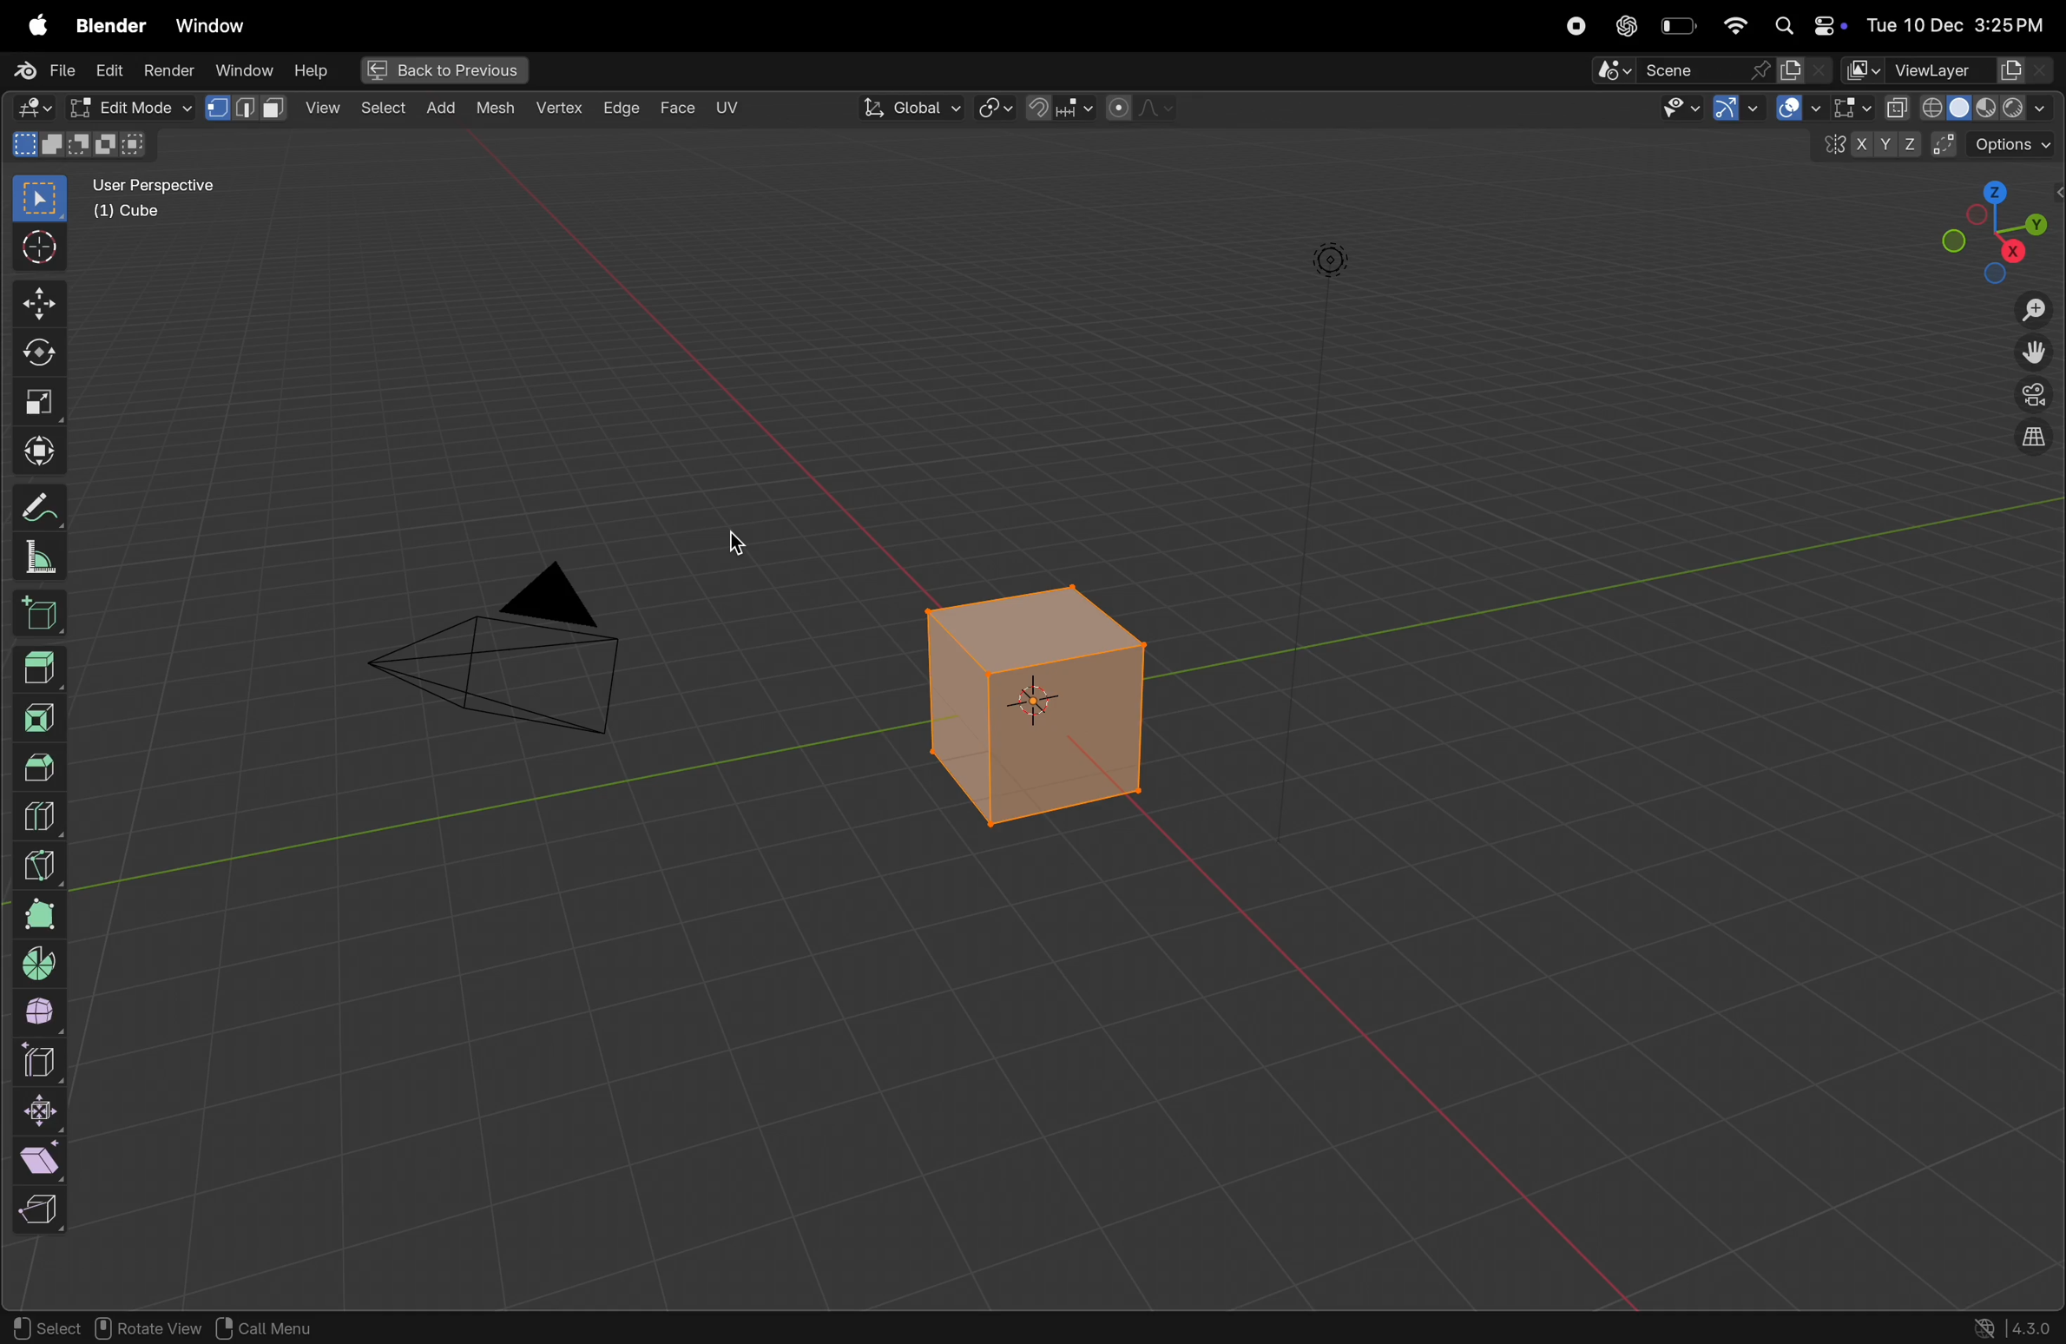 The height and width of the screenshot is (1344, 2066). Describe the element at coordinates (1779, 109) in the screenshot. I see `show gimzo` at that location.